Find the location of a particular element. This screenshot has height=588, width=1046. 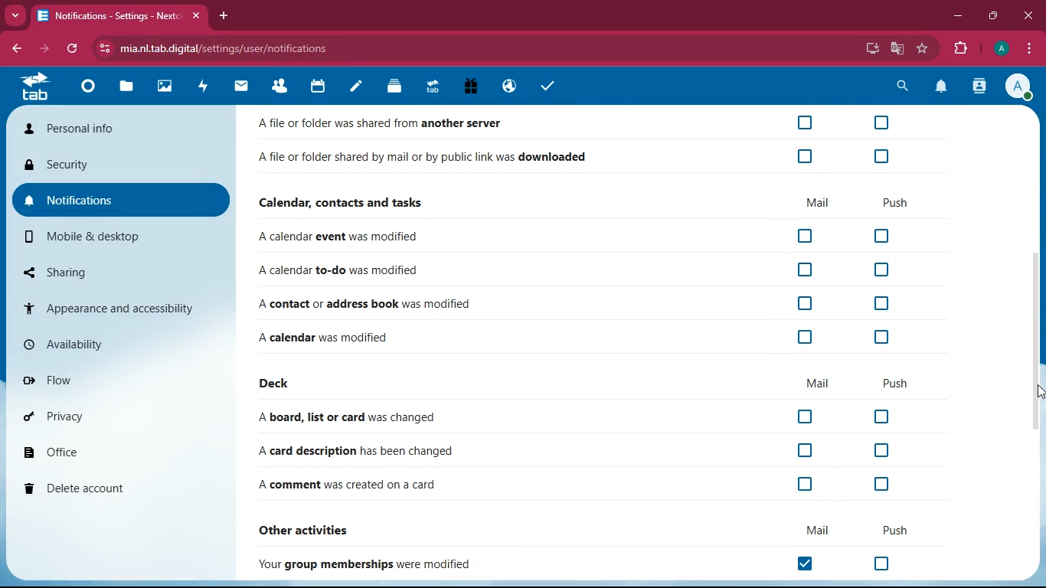

off is located at coordinates (806, 237).